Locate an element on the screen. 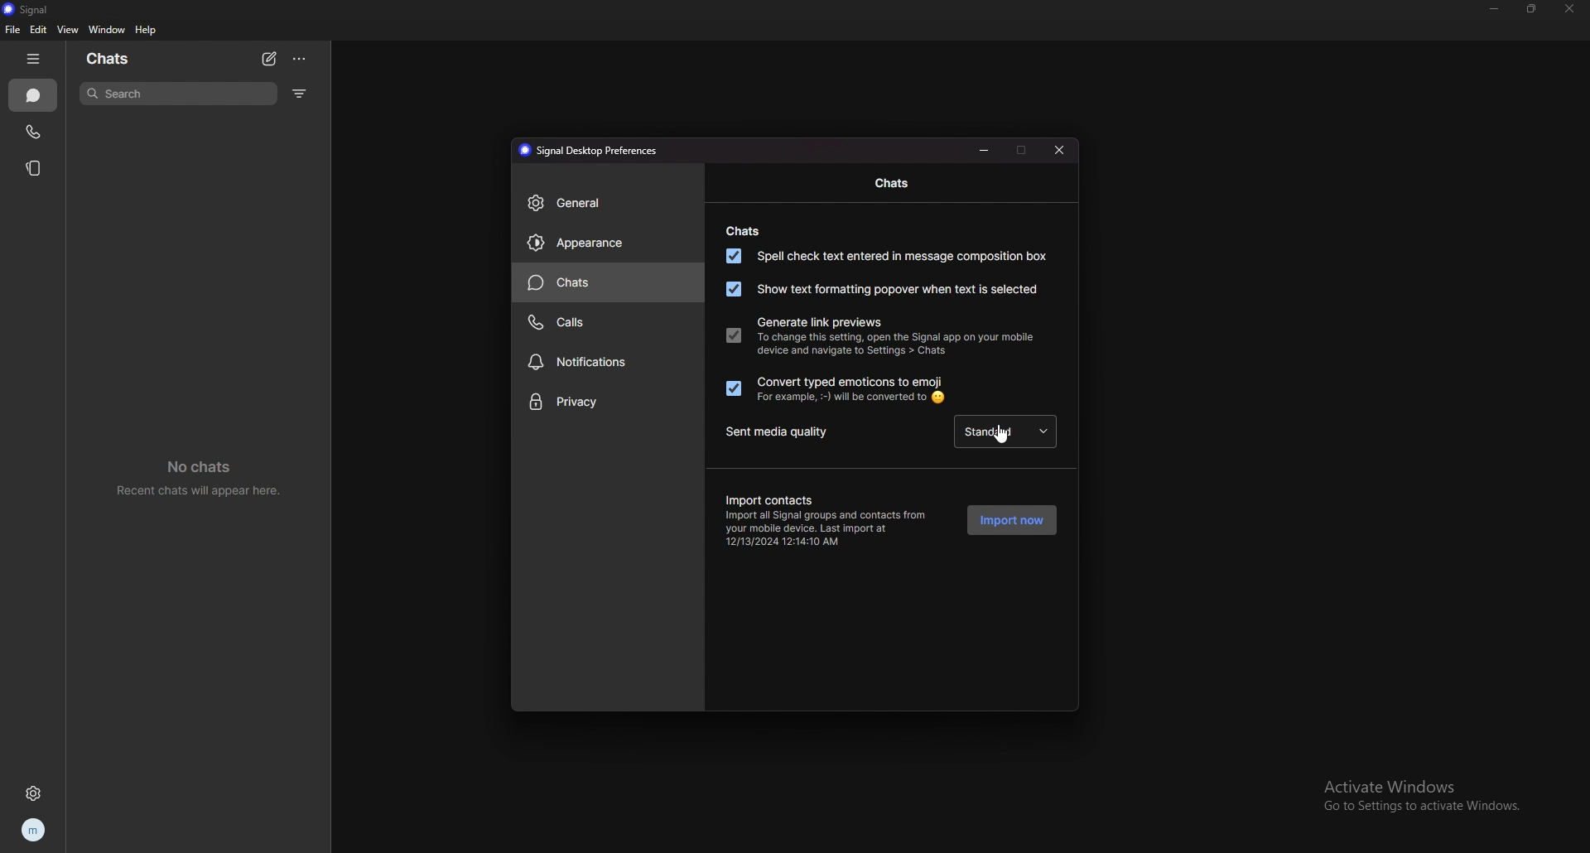 This screenshot has width=1590, height=853. close is located at coordinates (1061, 149).